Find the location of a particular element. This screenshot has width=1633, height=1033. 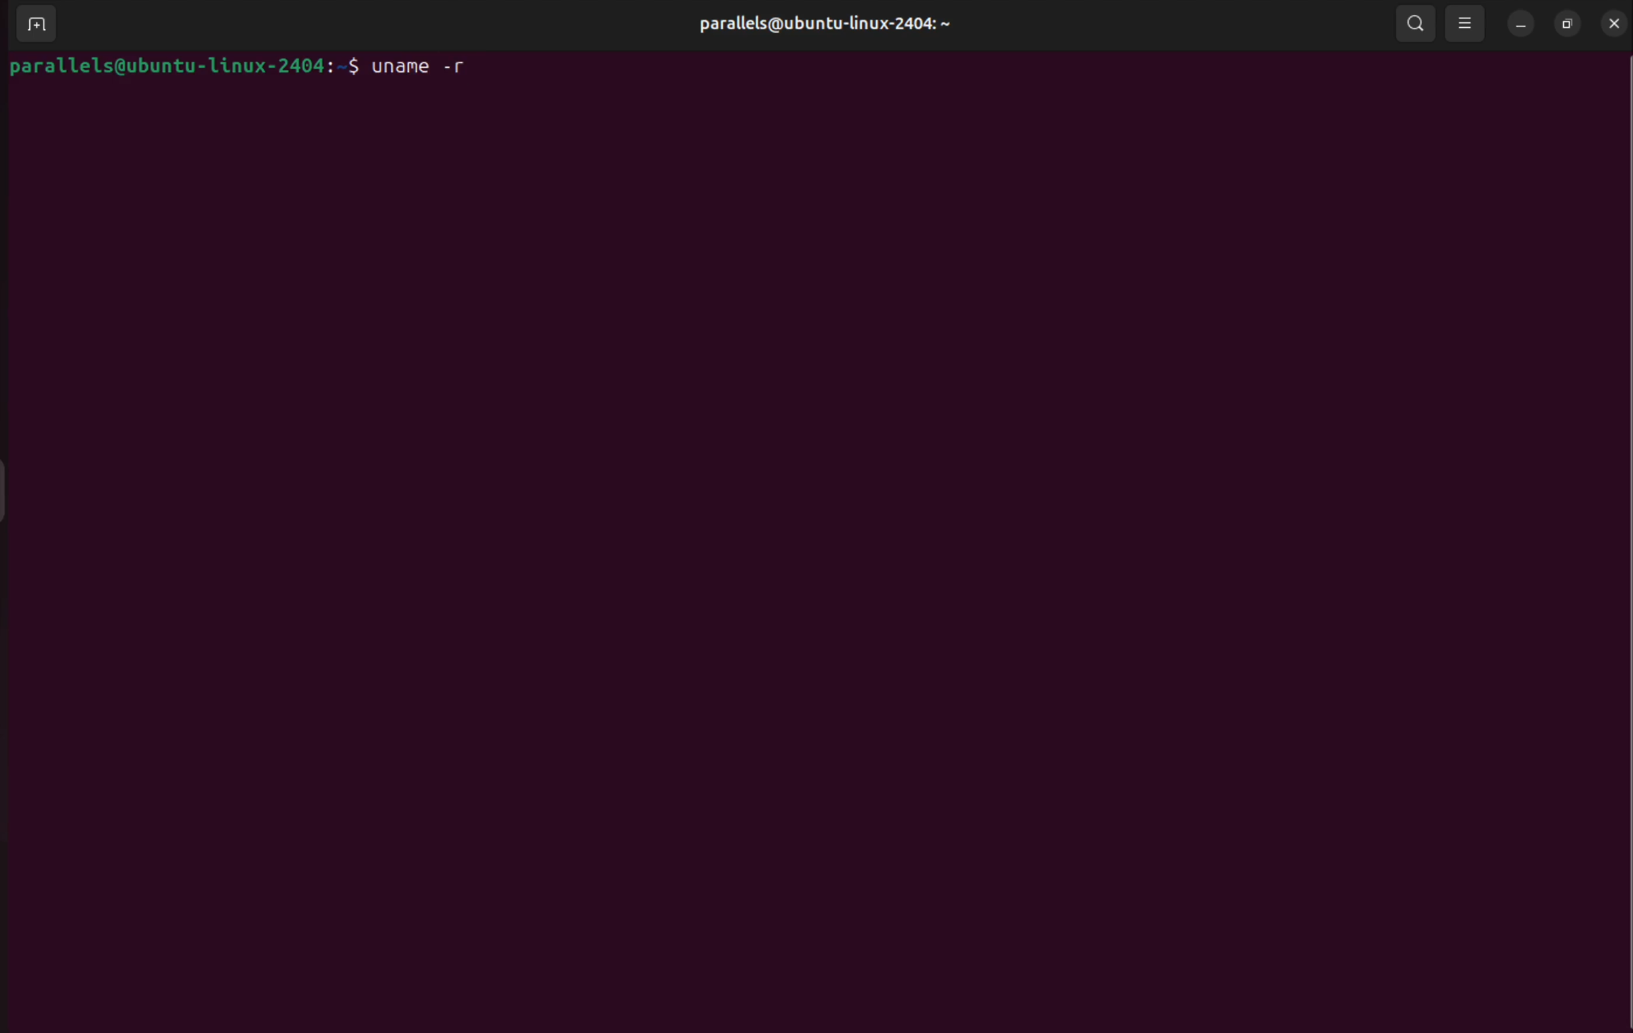

minimize is located at coordinates (1518, 24).